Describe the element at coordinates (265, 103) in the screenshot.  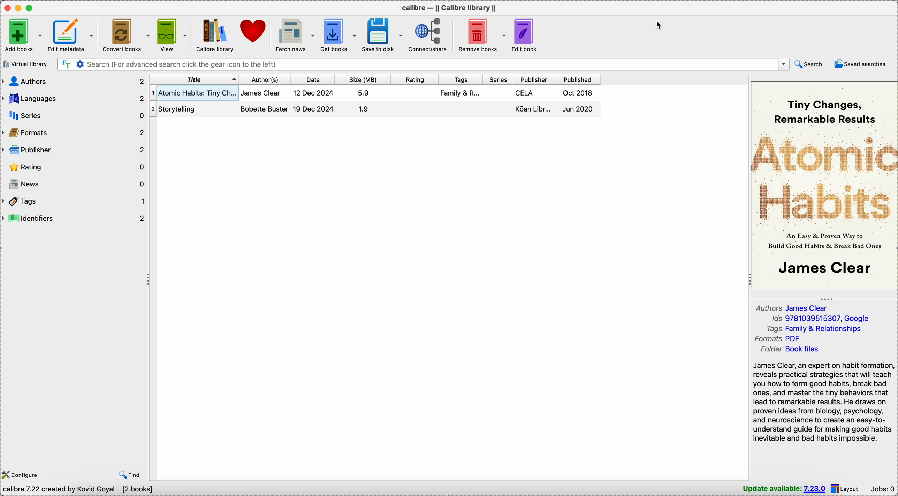
I see `authors` at that location.